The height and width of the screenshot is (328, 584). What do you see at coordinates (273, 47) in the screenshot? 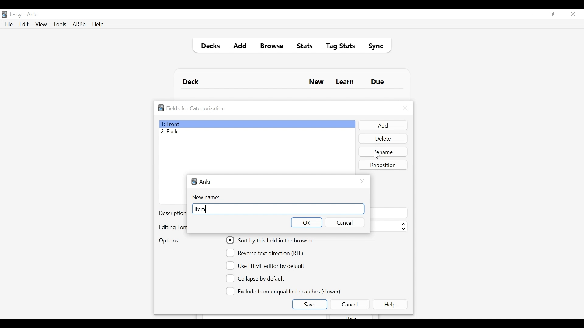
I see `Browse` at bounding box center [273, 47].